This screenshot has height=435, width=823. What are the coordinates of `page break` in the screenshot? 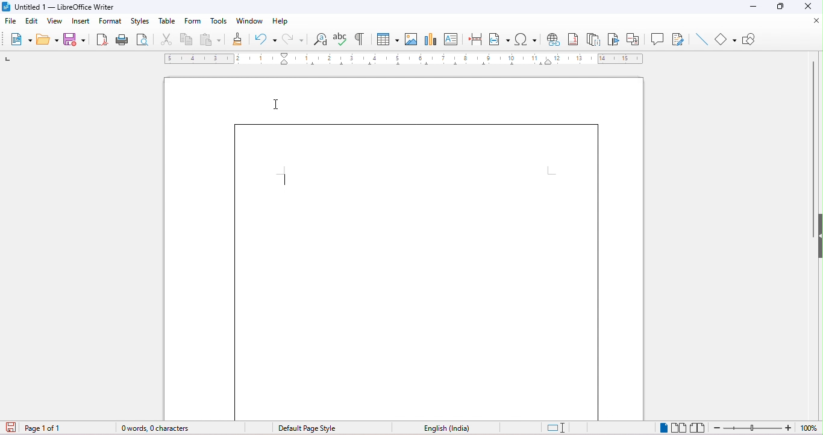 It's located at (475, 37).